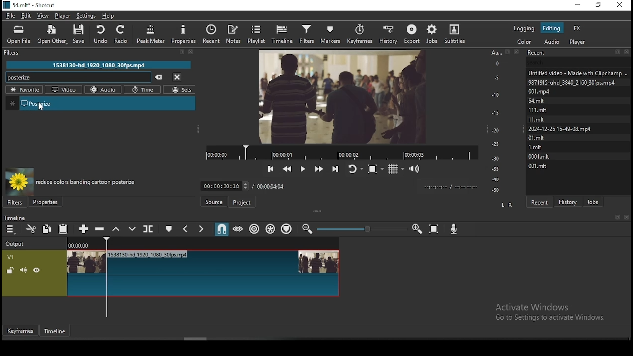 The height and width of the screenshot is (356, 633). Describe the element at coordinates (269, 168) in the screenshot. I see `skip to the previous point` at that location.